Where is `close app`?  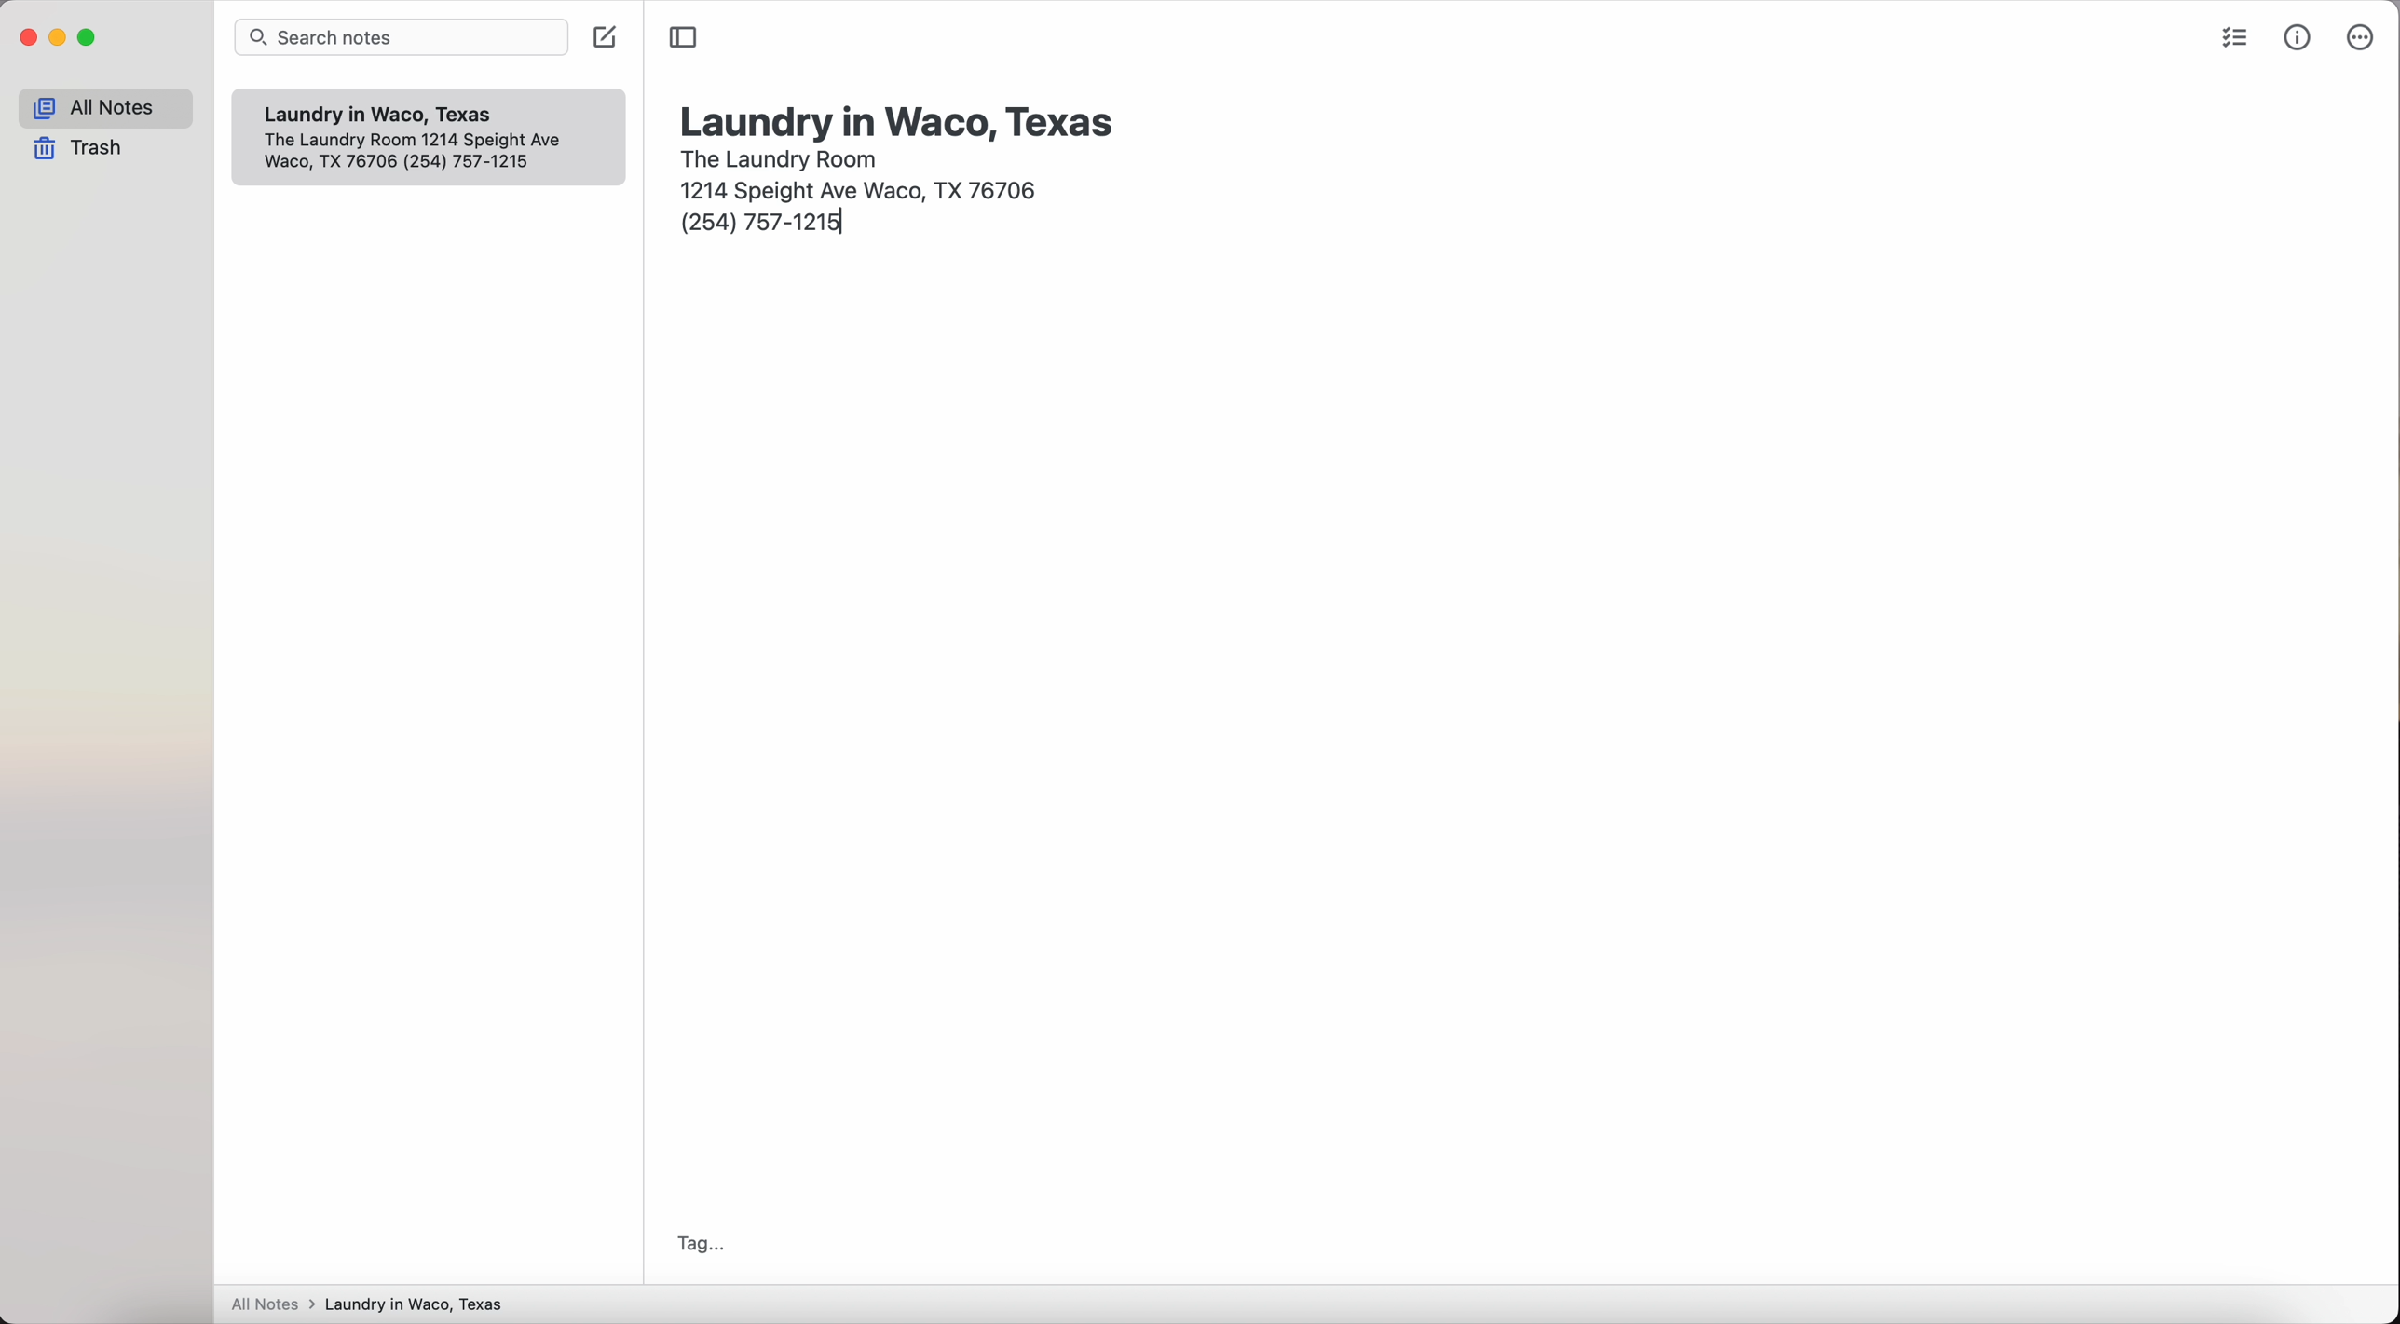 close app is located at coordinates (29, 38).